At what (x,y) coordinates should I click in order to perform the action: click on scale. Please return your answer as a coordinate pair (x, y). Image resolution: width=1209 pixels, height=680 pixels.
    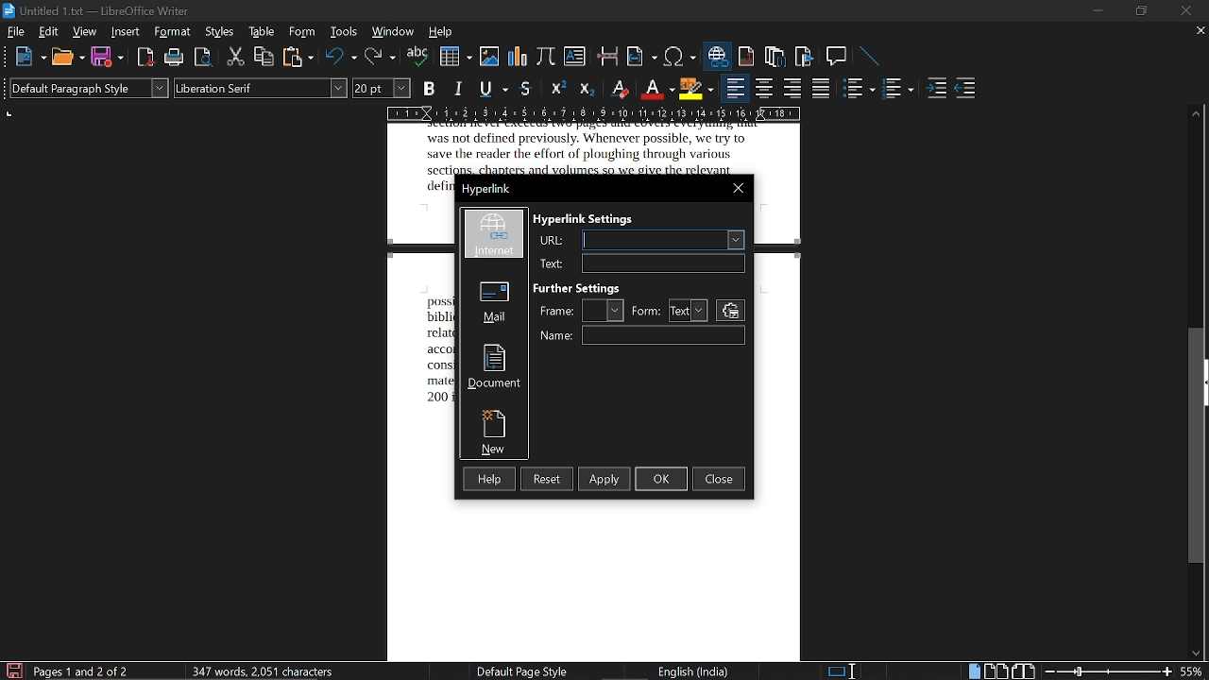
    Looking at the image, I should click on (594, 112).